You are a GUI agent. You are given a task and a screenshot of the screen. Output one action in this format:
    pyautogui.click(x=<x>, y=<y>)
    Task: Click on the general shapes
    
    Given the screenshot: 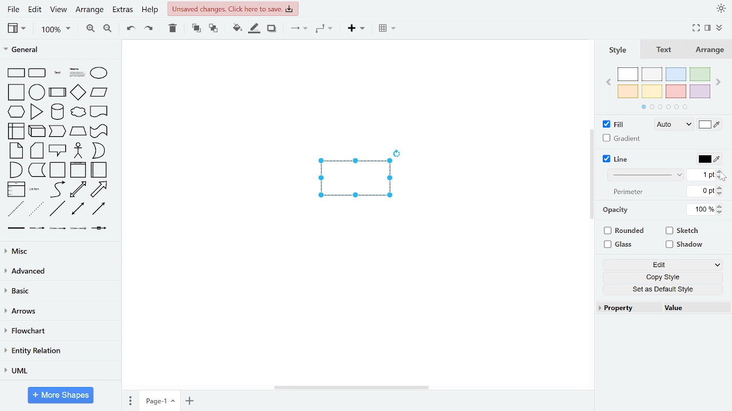 What is the action you would take?
    pyautogui.click(x=35, y=208)
    